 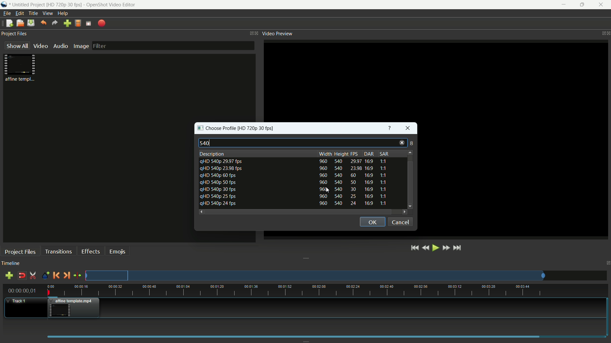 I want to click on track 1, so click(x=18, y=301).